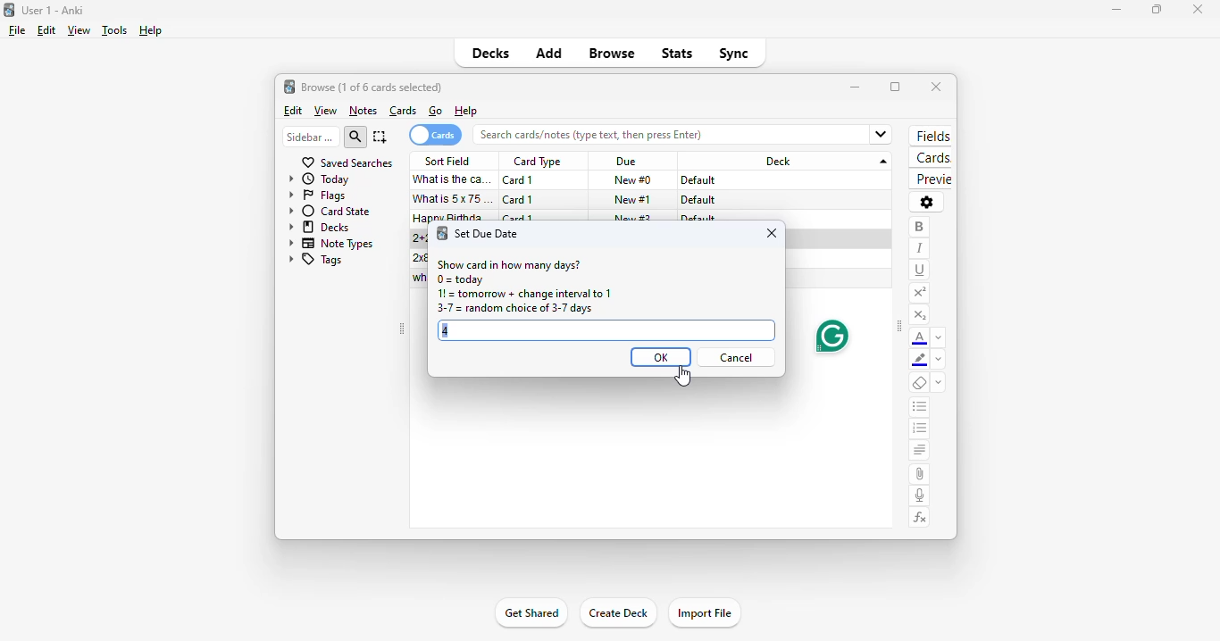 The height and width of the screenshot is (641, 1220). What do you see at coordinates (380, 137) in the screenshot?
I see `select` at bounding box center [380, 137].